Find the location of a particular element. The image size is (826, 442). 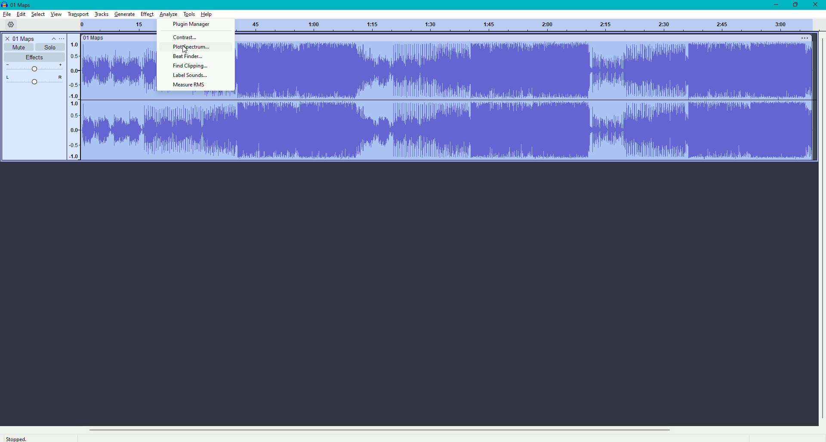

Contrast is located at coordinates (188, 37).